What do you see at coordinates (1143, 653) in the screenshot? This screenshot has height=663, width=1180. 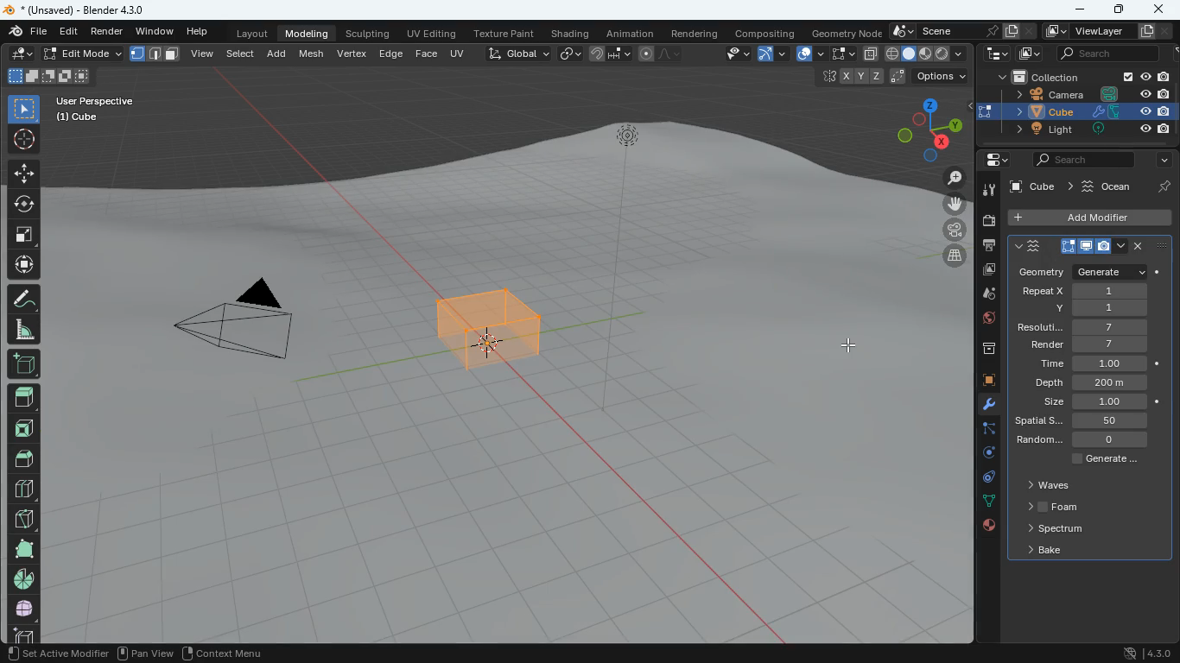 I see `4.3.0` at bounding box center [1143, 653].